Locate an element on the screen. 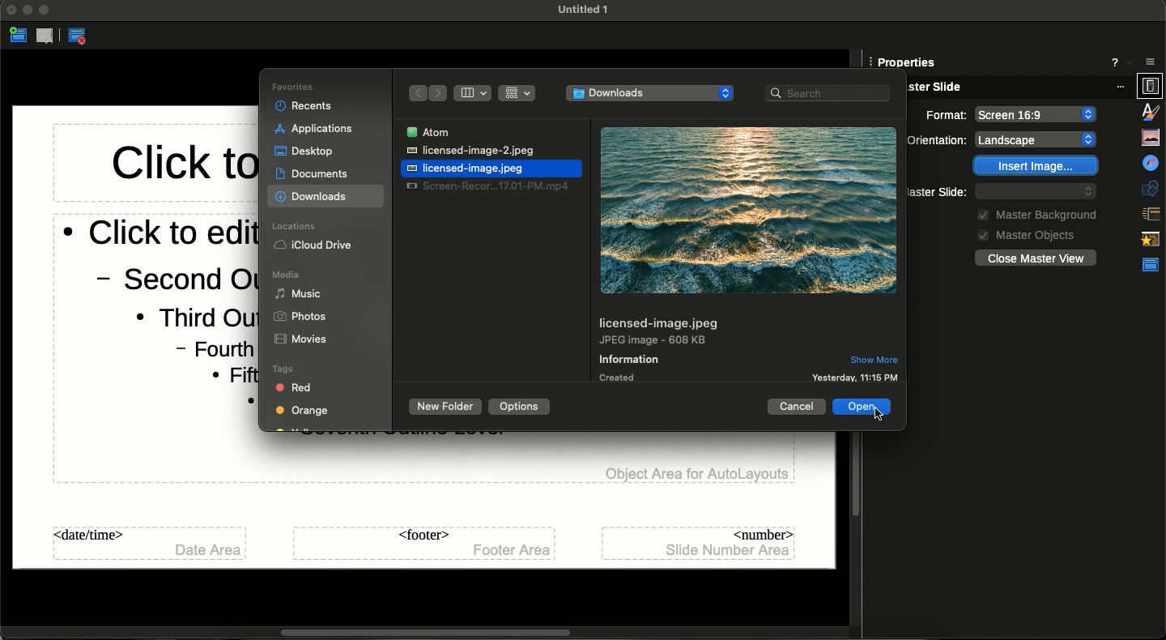  None is located at coordinates (1042, 139).